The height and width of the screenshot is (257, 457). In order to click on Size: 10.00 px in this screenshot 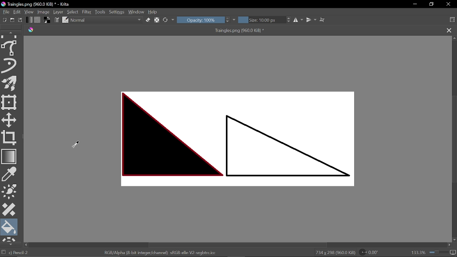, I will do `click(265, 20)`.